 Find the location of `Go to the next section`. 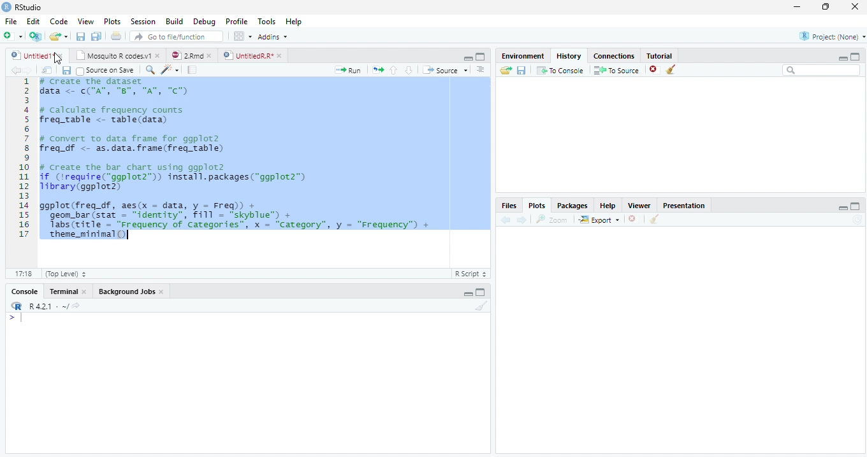

Go to the next section is located at coordinates (409, 70).